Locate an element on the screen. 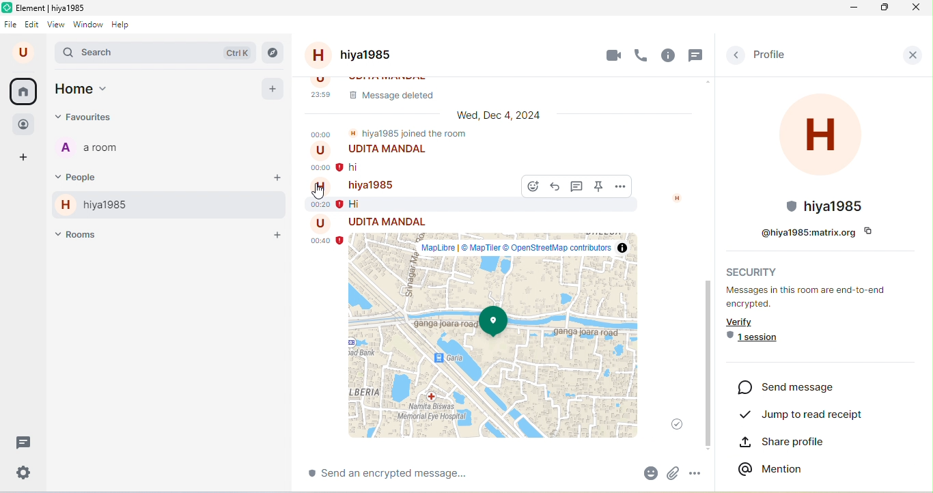 This screenshot has height=493, width=933. H is located at coordinates (679, 199).